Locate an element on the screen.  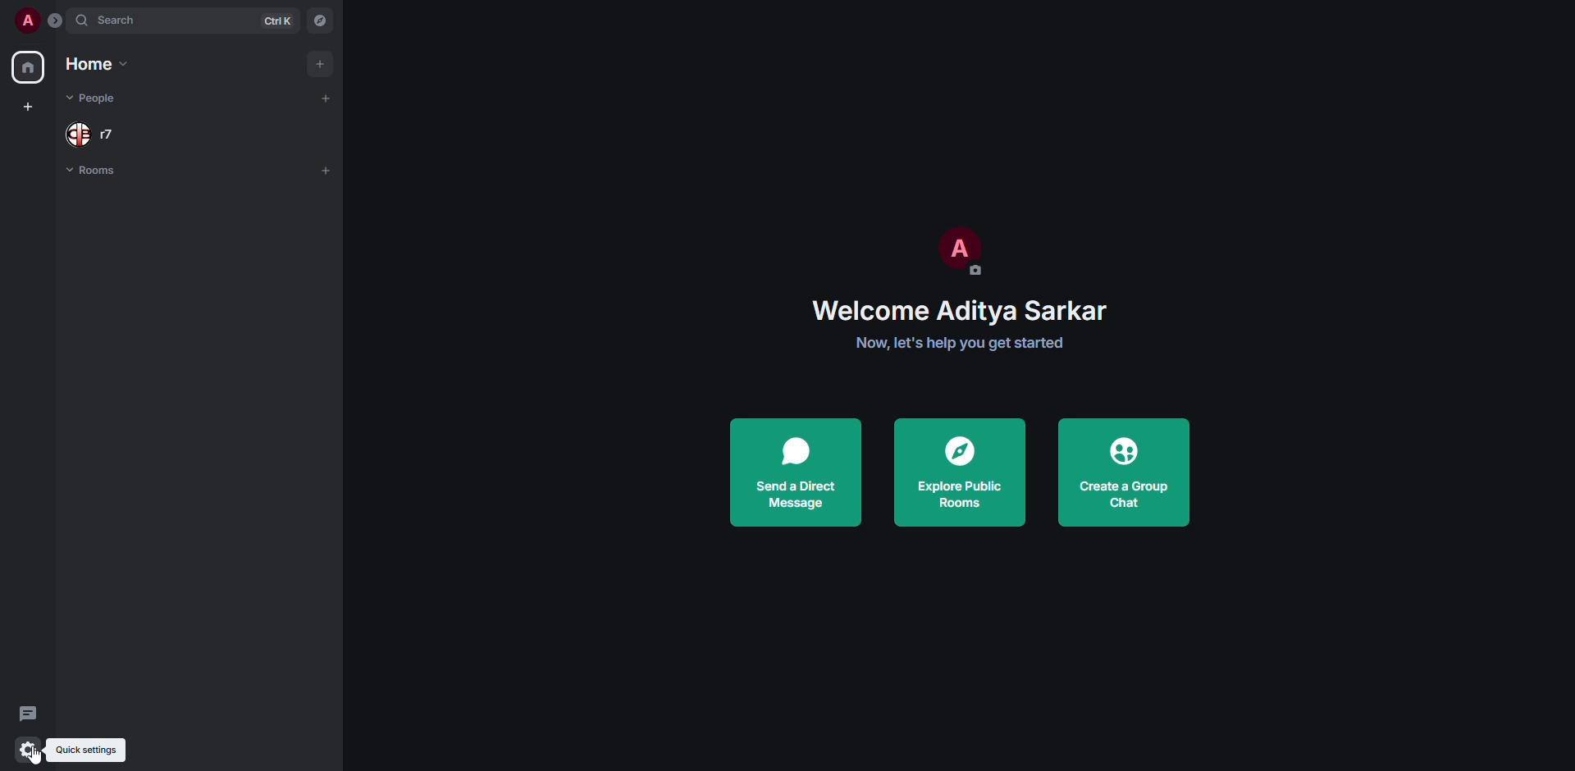
quick settings is located at coordinates (30, 748).